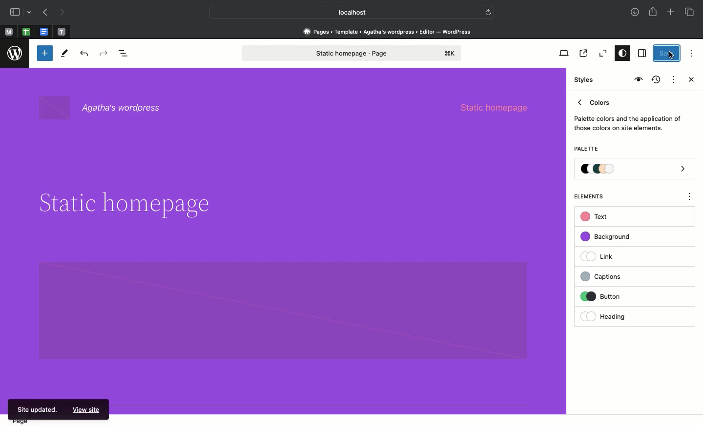 This screenshot has width=703, height=426. What do you see at coordinates (667, 54) in the screenshot?
I see `Save` at bounding box center [667, 54].